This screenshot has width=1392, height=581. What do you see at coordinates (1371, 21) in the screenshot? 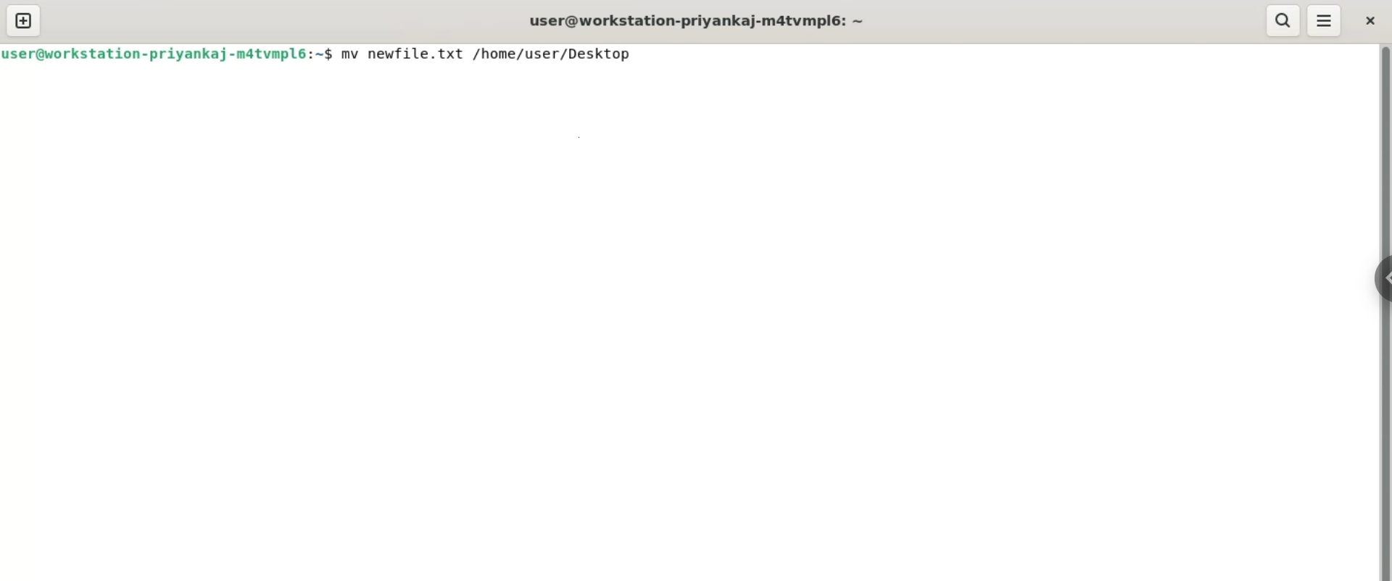
I see `close` at bounding box center [1371, 21].